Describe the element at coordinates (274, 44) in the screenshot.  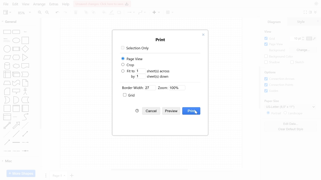
I see `Page view` at that location.